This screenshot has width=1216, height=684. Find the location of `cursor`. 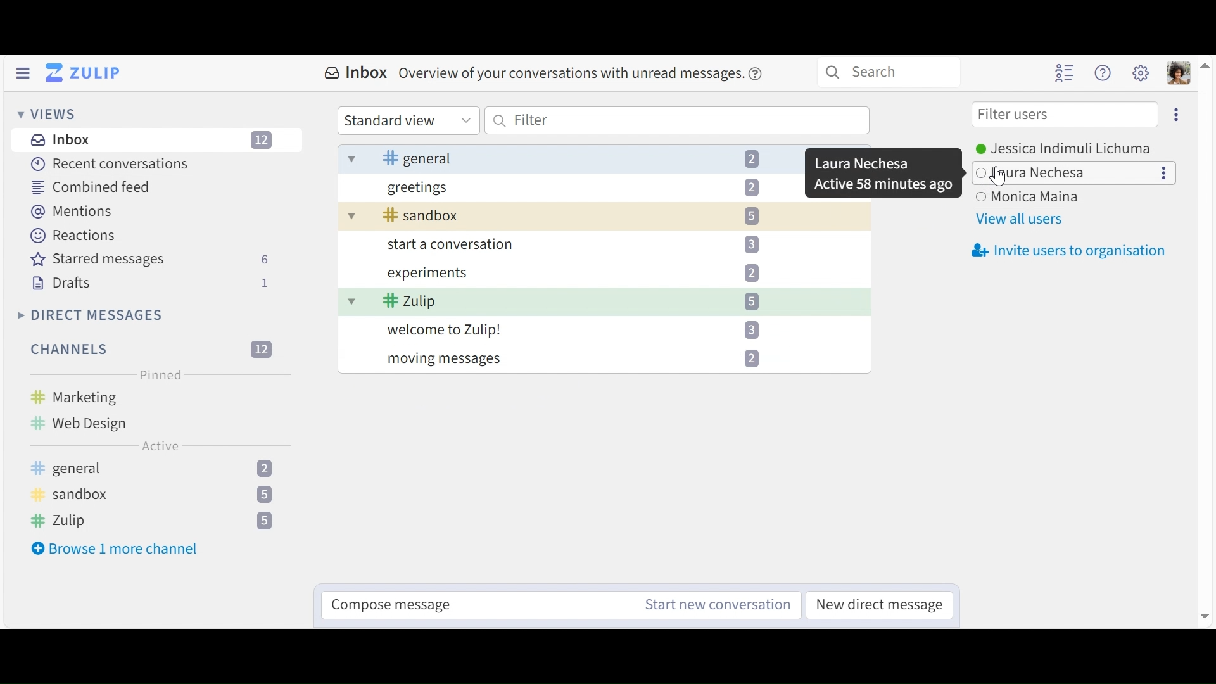

cursor is located at coordinates (1003, 180).